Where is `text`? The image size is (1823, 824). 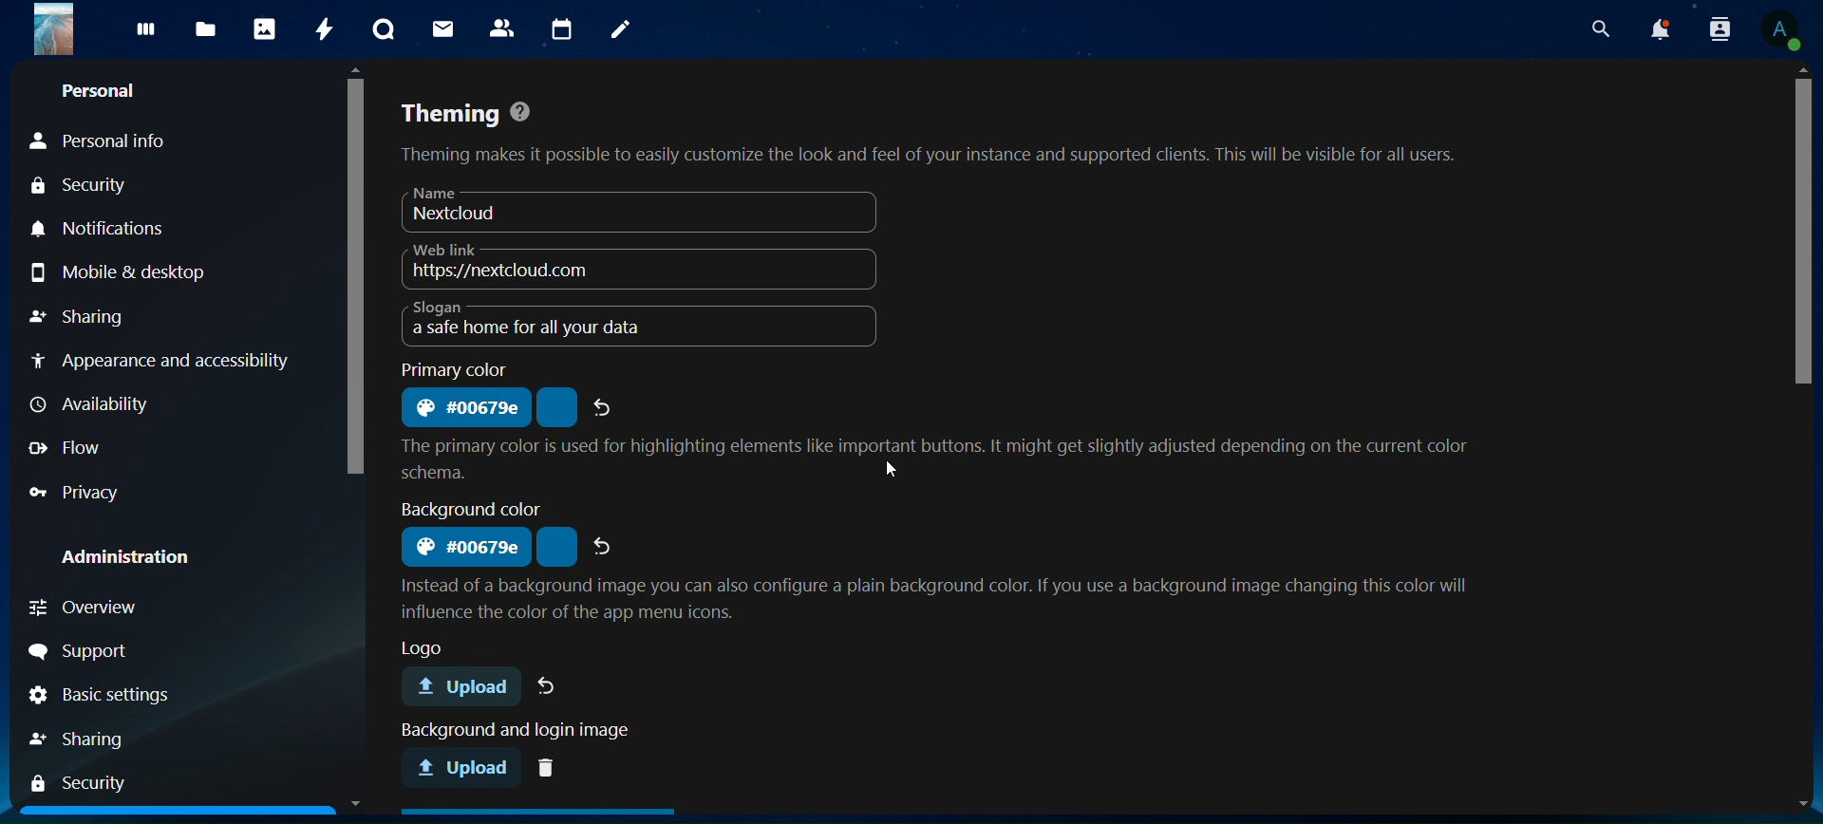
text is located at coordinates (928, 458).